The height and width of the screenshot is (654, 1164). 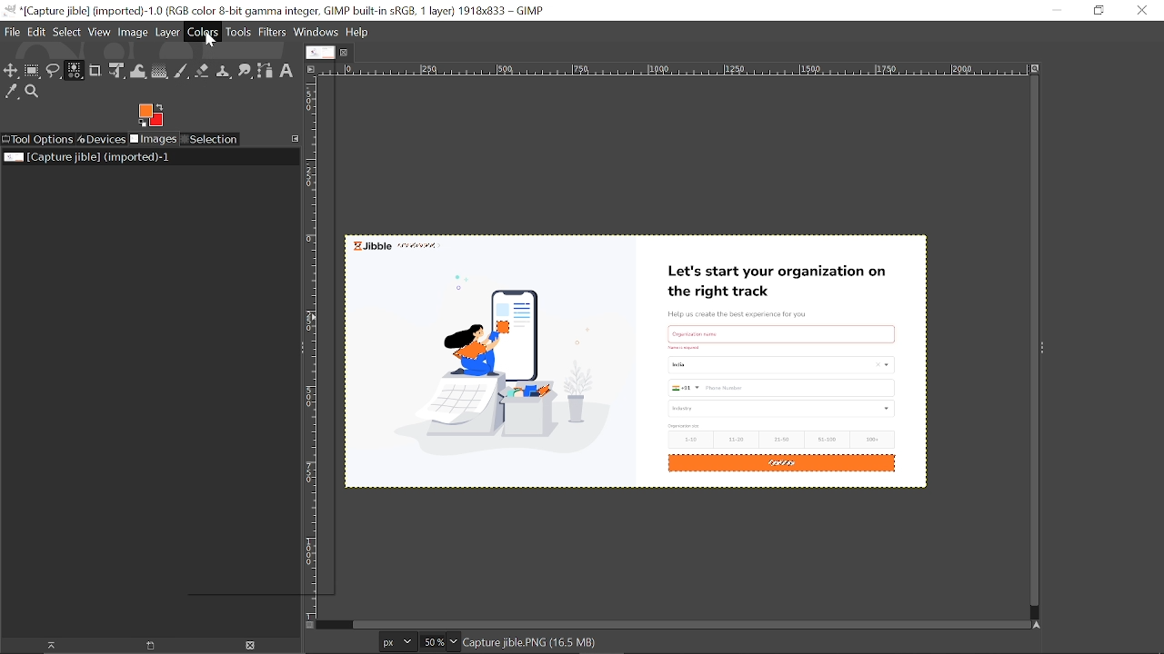 I want to click on Vertical scrollbar, so click(x=1030, y=342).